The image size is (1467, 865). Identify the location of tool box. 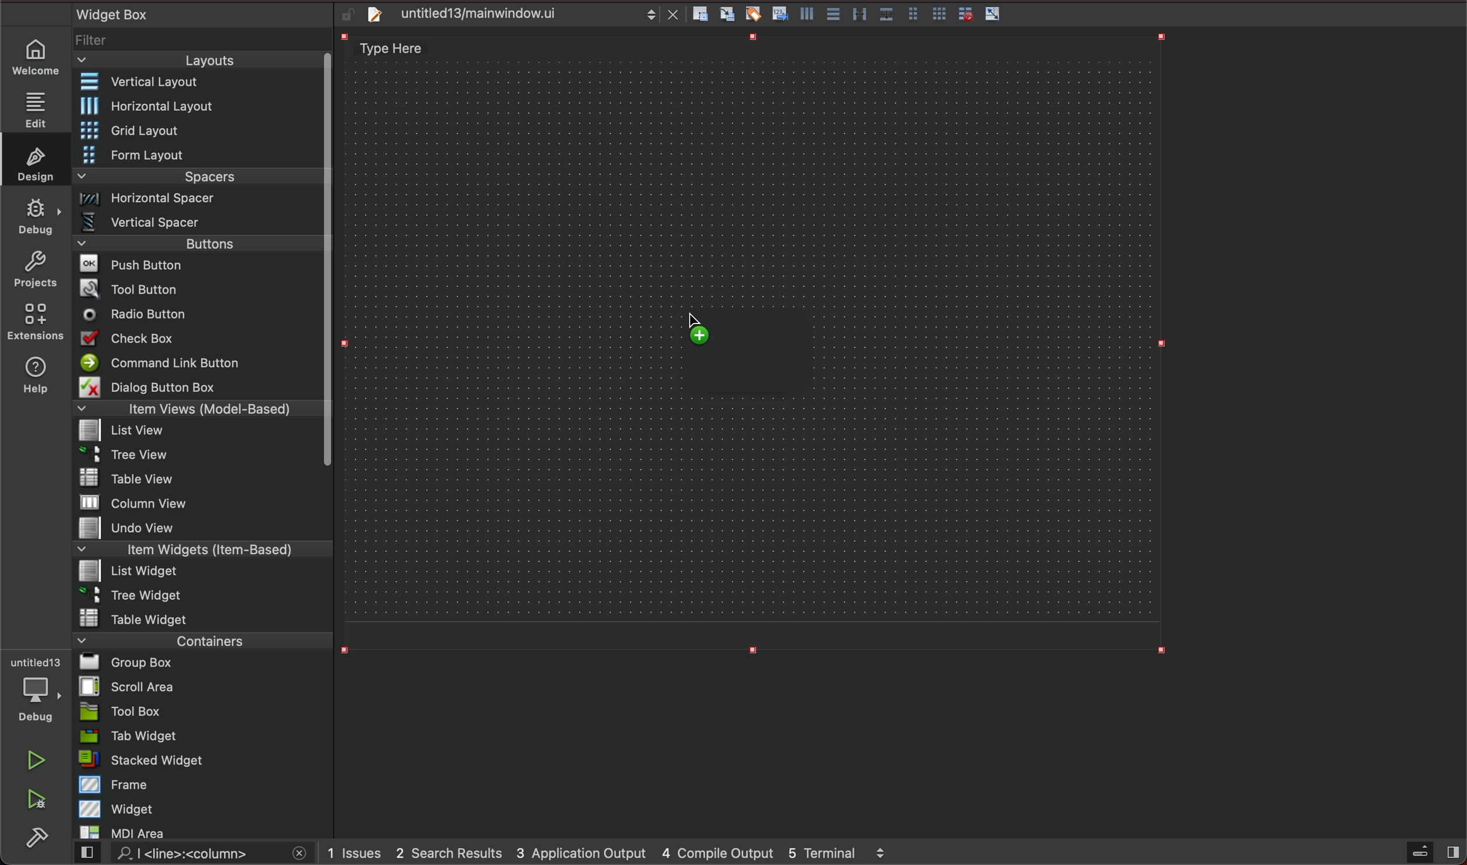
(198, 712).